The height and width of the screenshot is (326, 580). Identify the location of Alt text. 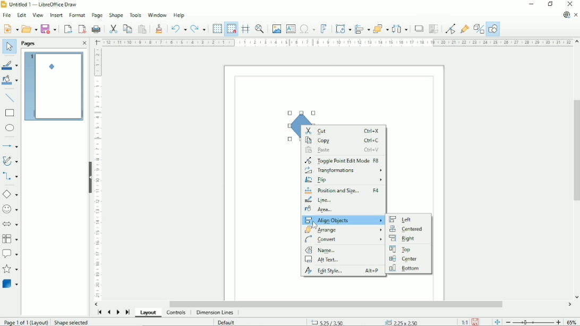
(325, 260).